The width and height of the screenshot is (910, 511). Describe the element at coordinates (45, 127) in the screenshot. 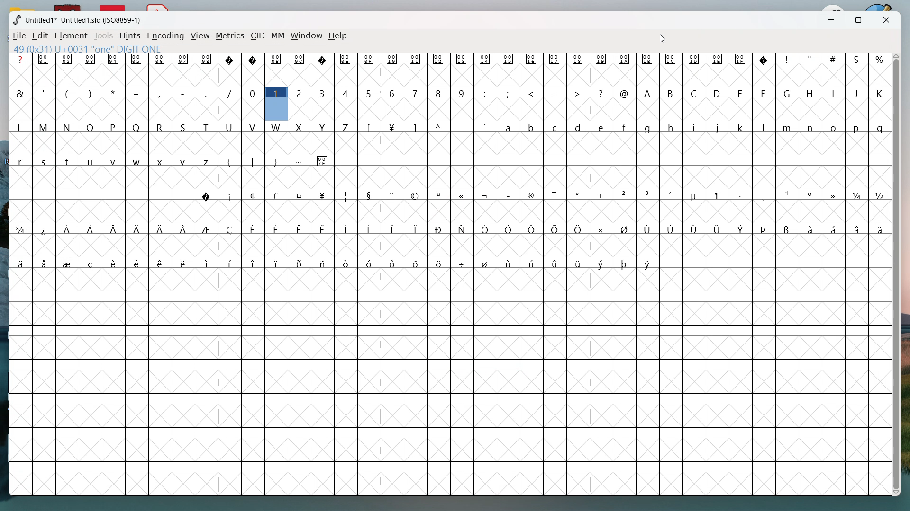

I see `M` at that location.